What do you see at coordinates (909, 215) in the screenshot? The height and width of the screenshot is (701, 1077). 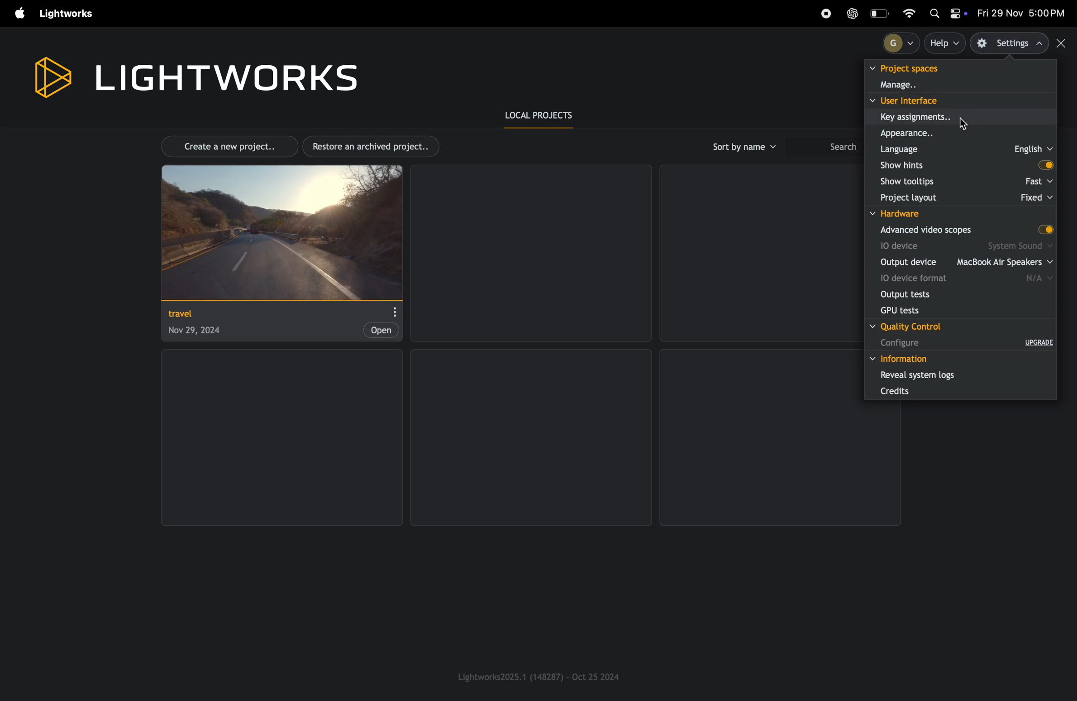 I see `hardware` at bounding box center [909, 215].